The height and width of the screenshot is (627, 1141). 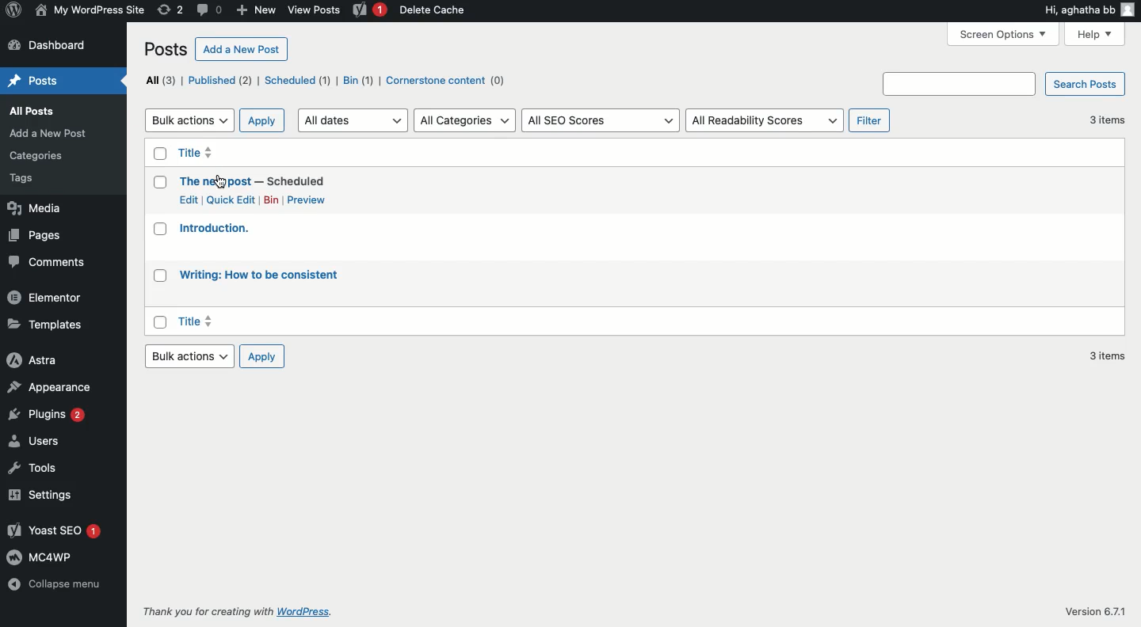 What do you see at coordinates (63, 45) in the screenshot?
I see `Dashboard` at bounding box center [63, 45].